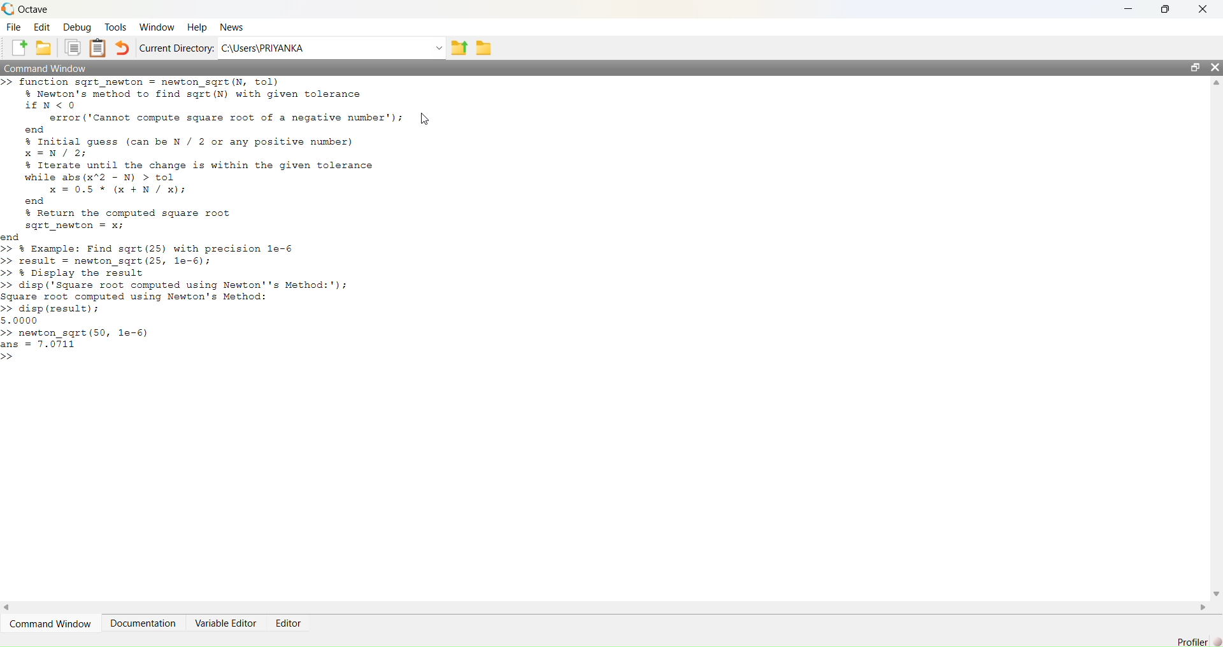 This screenshot has width=1223, height=647. Describe the element at coordinates (123, 47) in the screenshot. I see `Undo` at that location.